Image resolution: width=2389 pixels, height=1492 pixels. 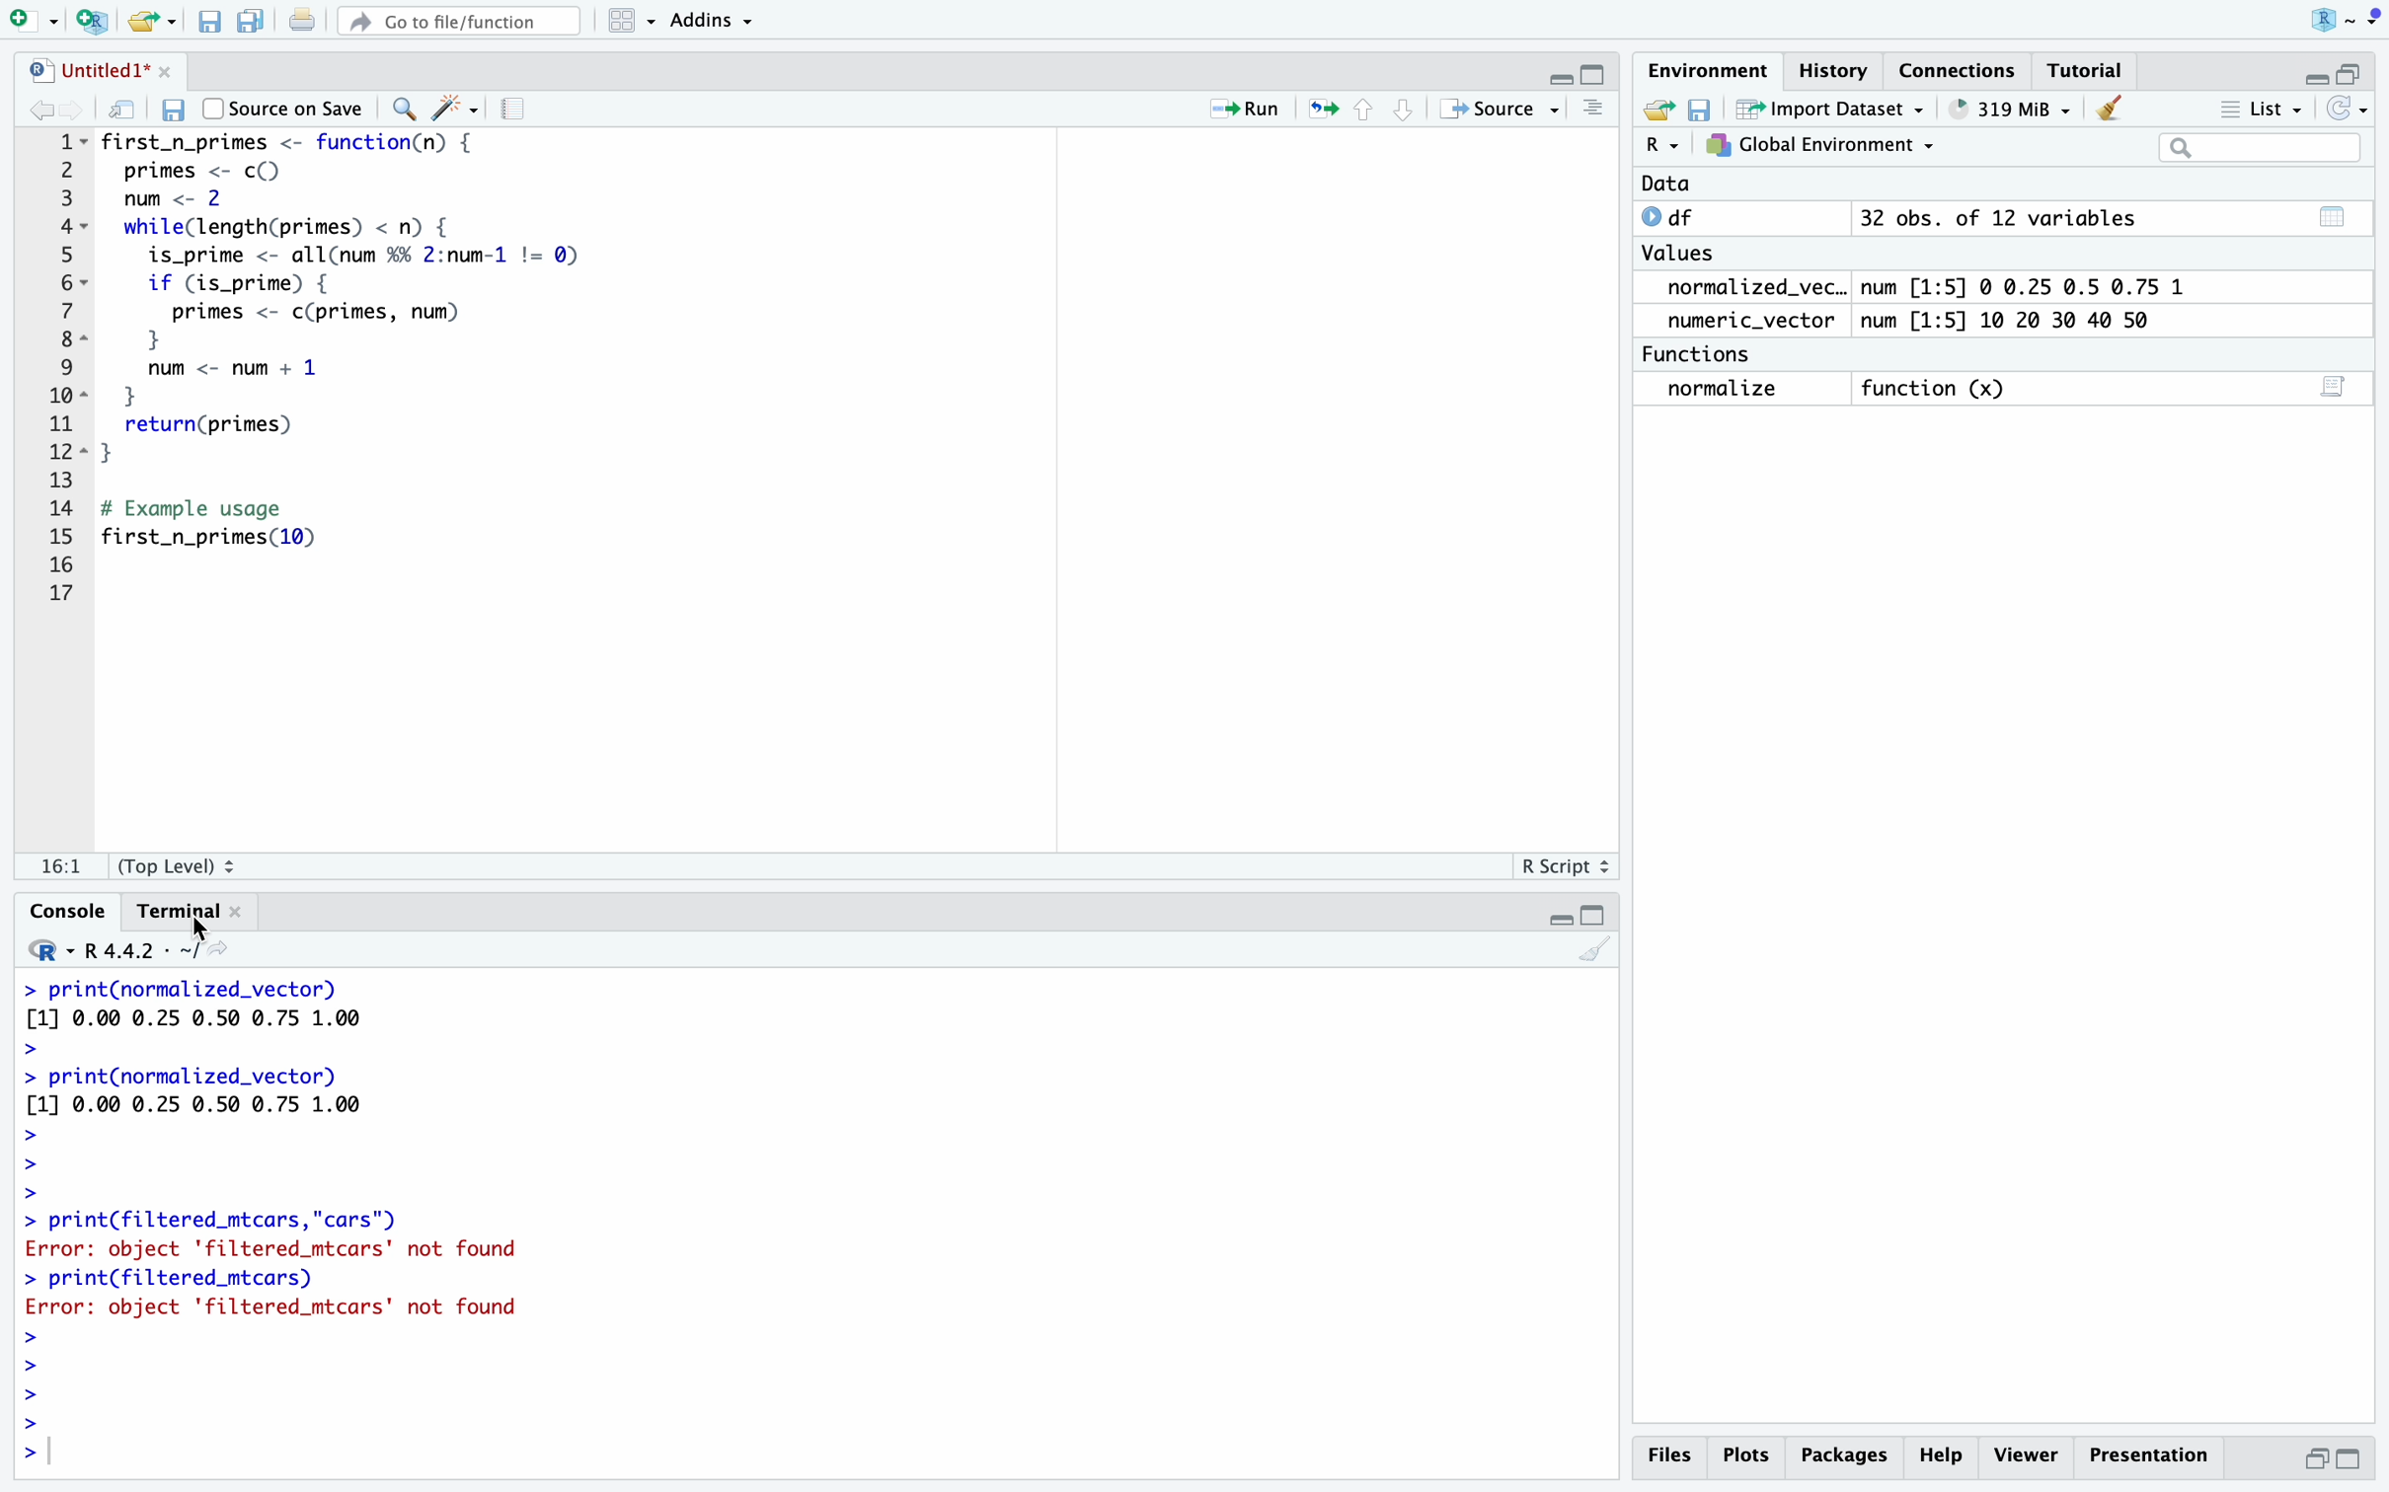 I want to click on #” Go to file/function, so click(x=455, y=18).